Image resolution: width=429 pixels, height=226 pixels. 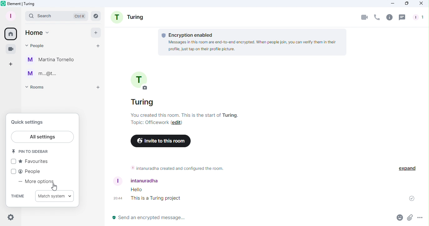 What do you see at coordinates (143, 180) in the screenshot?
I see `Username` at bounding box center [143, 180].